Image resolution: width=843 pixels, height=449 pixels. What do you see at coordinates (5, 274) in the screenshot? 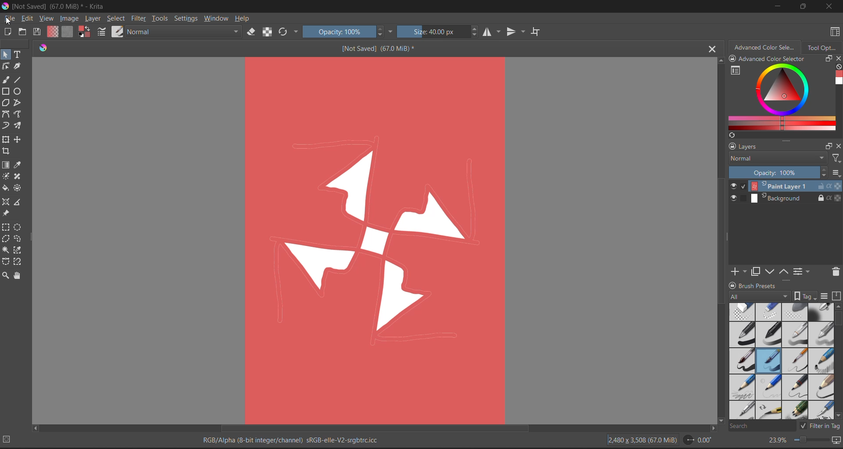
I see `tools` at bounding box center [5, 274].